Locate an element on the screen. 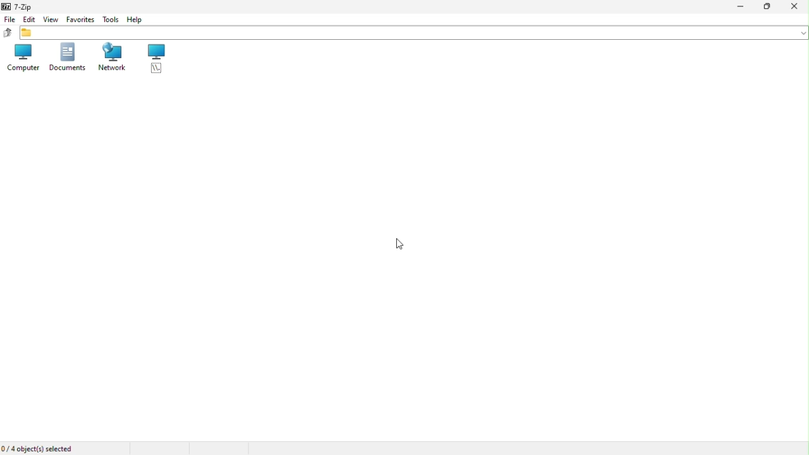 The height and width of the screenshot is (455, 809). 0/4 object(s) selected is located at coordinates (42, 449).